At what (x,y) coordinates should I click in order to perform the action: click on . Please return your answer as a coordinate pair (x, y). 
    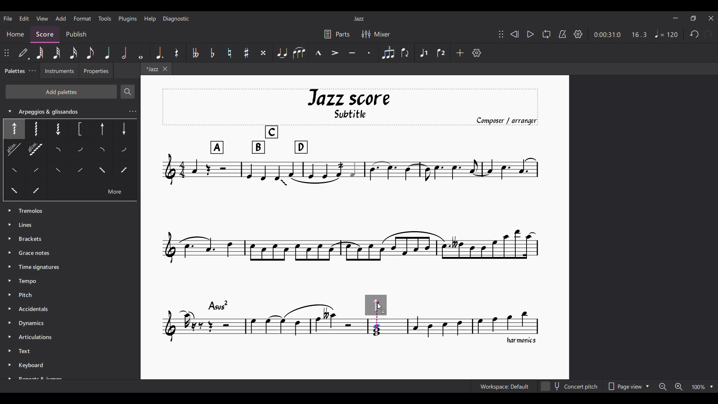
    Looking at the image, I should click on (116, 192).